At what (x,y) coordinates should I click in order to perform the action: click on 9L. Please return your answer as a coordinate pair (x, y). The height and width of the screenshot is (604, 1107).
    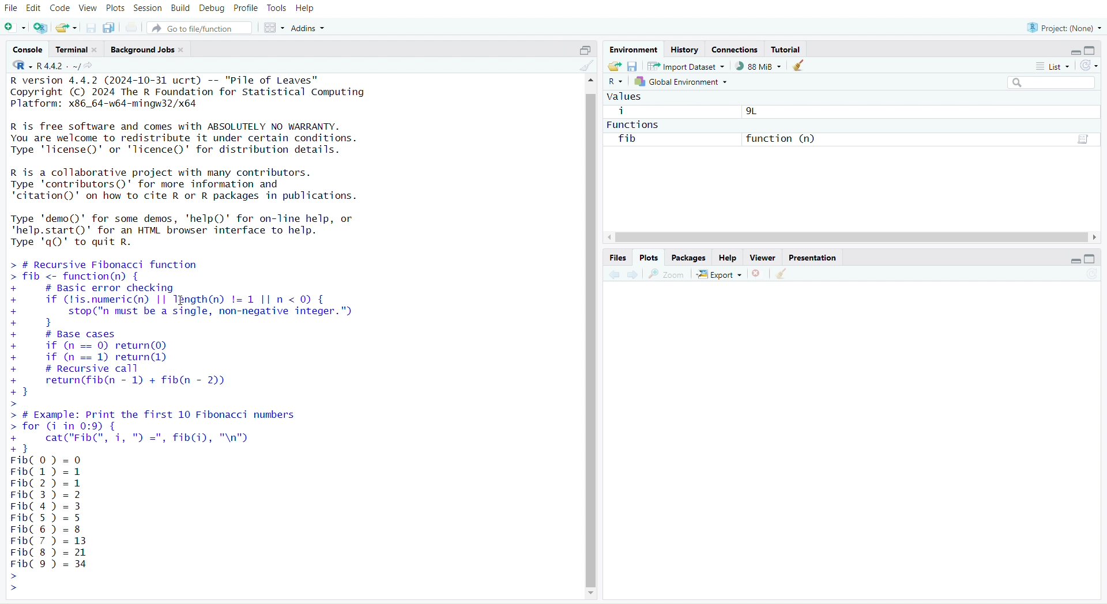
    Looking at the image, I should click on (754, 112).